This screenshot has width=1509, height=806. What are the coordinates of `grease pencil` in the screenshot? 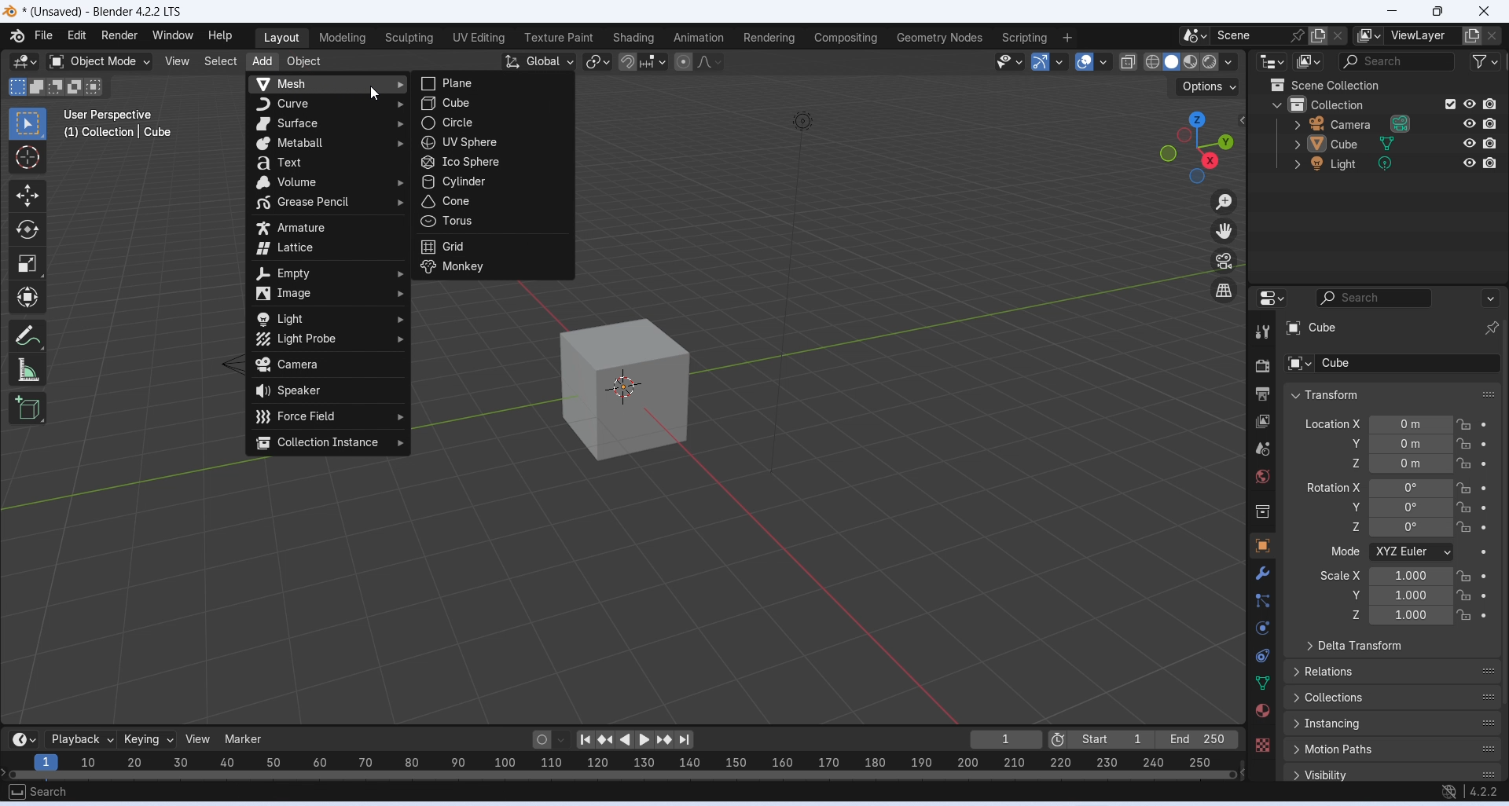 It's located at (328, 203).